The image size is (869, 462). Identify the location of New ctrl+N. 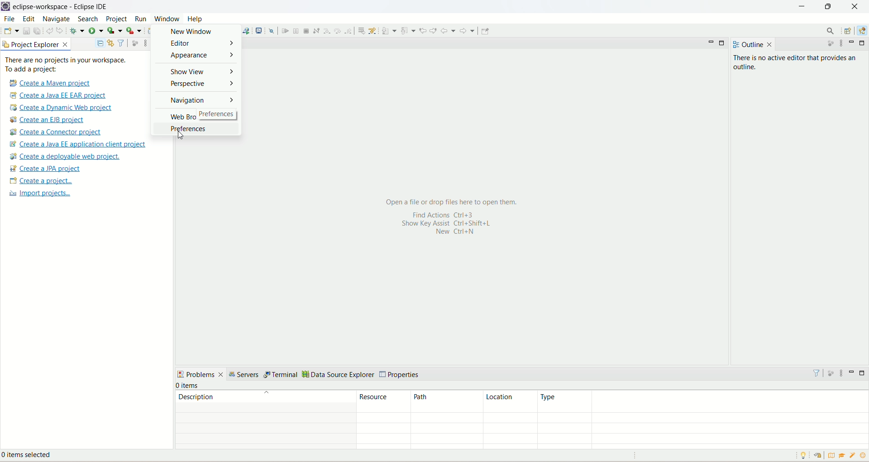
(451, 233).